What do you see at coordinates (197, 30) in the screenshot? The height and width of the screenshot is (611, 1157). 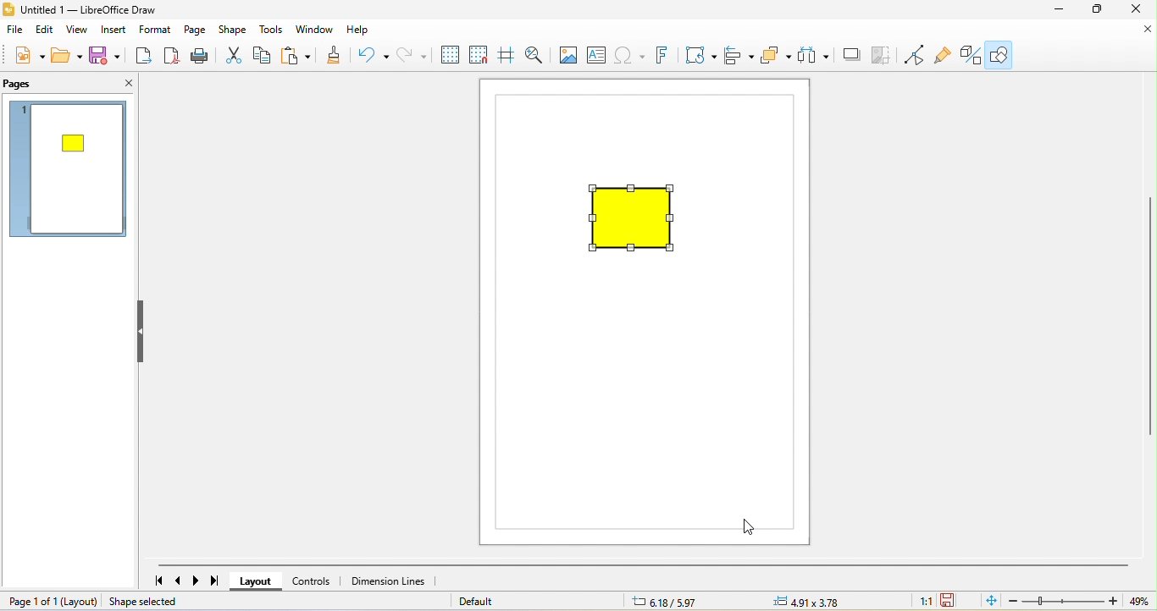 I see `page` at bounding box center [197, 30].